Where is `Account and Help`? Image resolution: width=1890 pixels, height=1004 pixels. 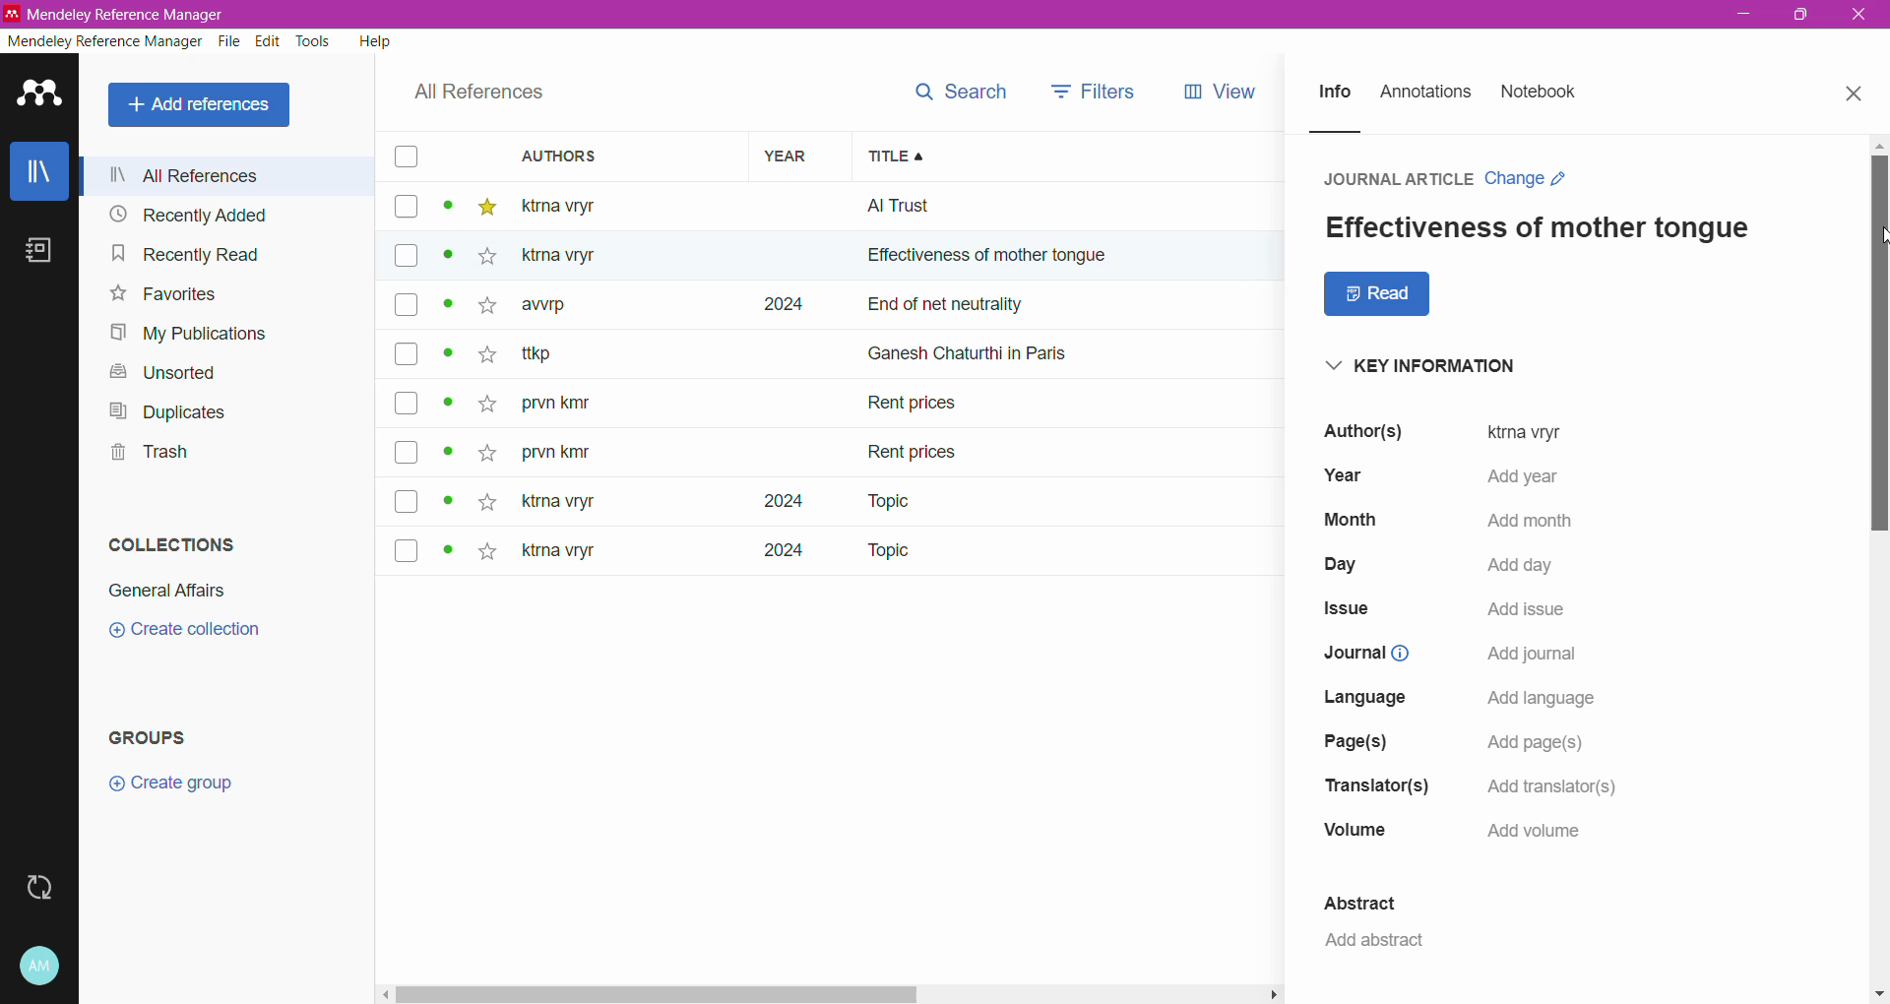 Account and Help is located at coordinates (40, 967).